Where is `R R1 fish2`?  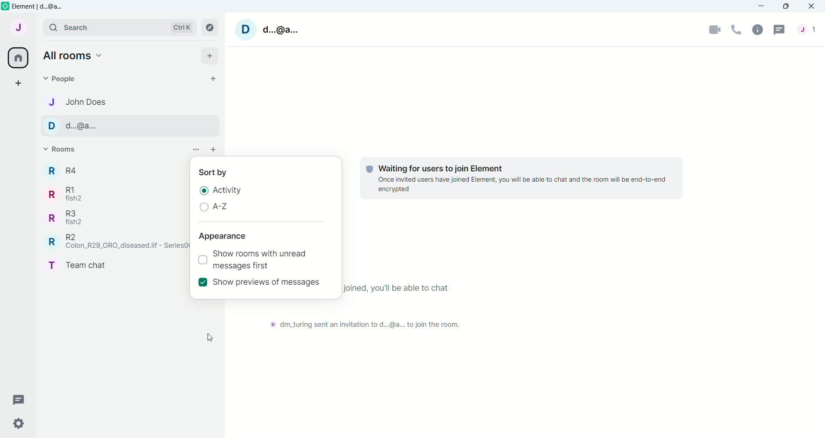 R R1 fish2 is located at coordinates (69, 193).